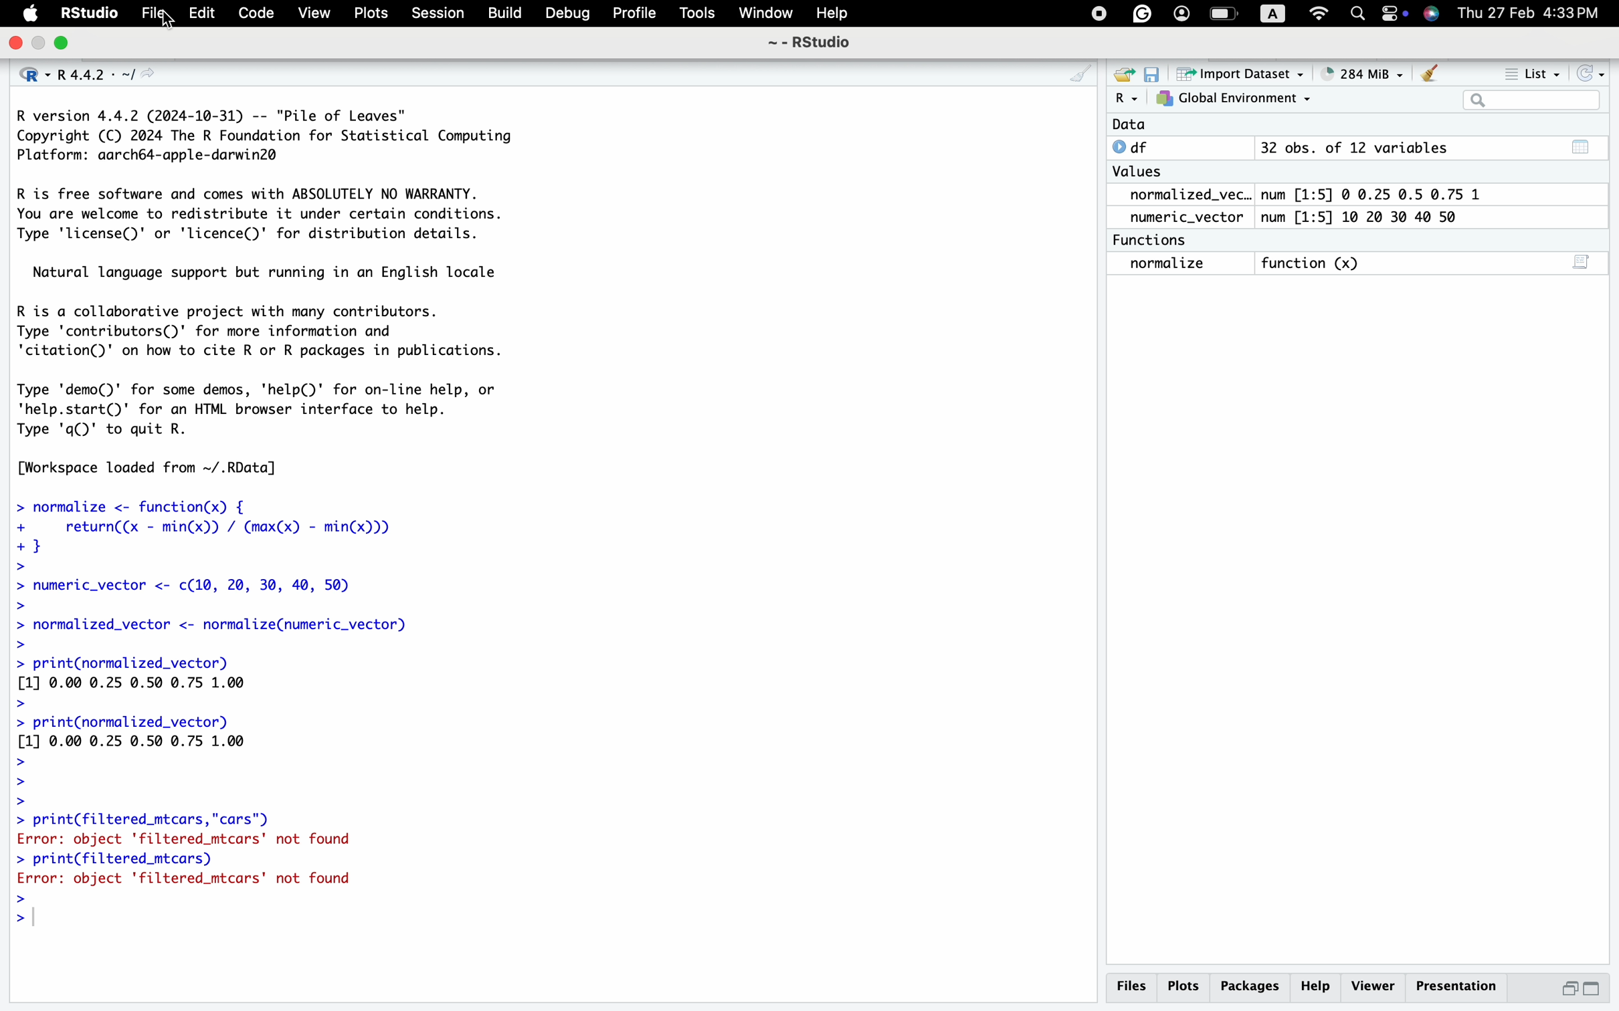 This screenshot has height=1011, width=1619. Describe the element at coordinates (1142, 173) in the screenshot. I see `Values` at that location.